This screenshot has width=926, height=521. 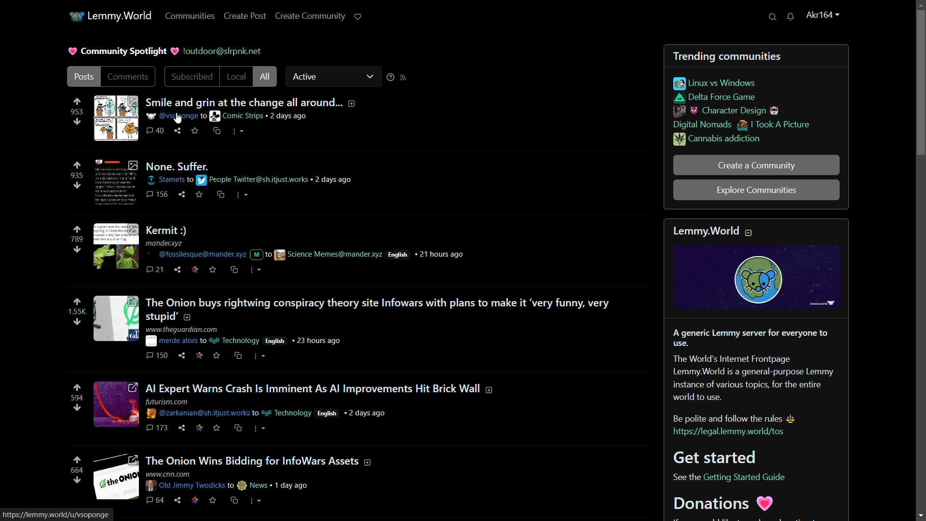 I want to click on cs, so click(x=239, y=356).